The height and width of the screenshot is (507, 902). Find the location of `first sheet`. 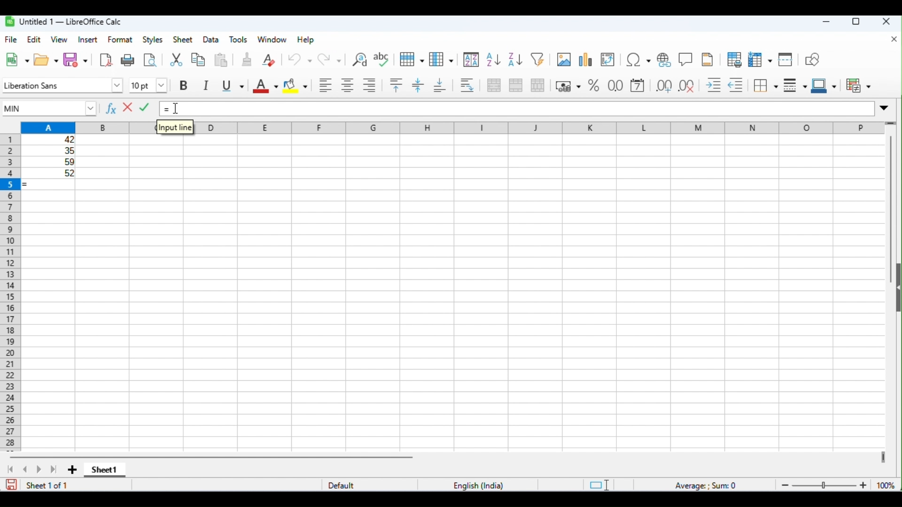

first sheet is located at coordinates (14, 469).